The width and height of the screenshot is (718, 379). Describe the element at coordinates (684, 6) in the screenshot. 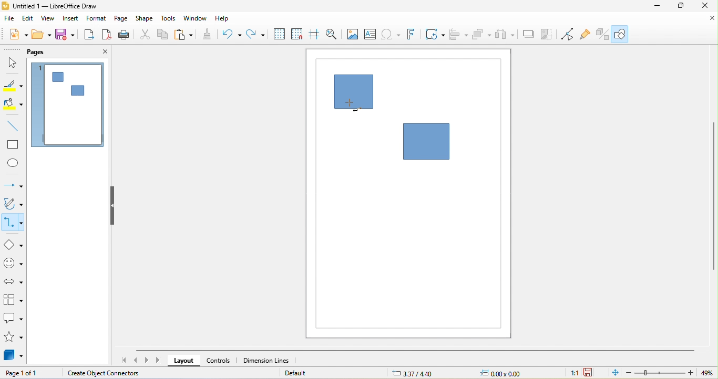

I see `maximize` at that location.